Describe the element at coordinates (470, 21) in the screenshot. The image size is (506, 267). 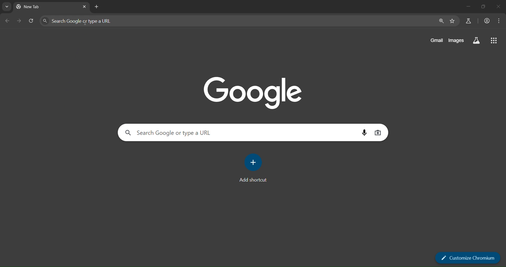
I see `search labs` at that location.